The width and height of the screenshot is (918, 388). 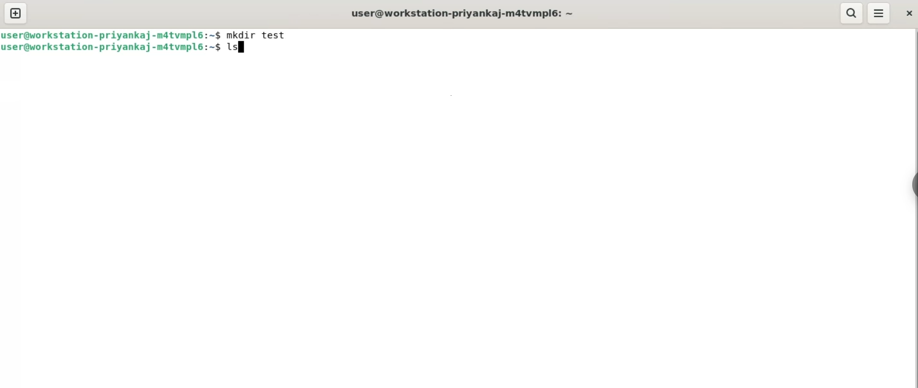 What do you see at coordinates (907, 14) in the screenshot?
I see `close` at bounding box center [907, 14].